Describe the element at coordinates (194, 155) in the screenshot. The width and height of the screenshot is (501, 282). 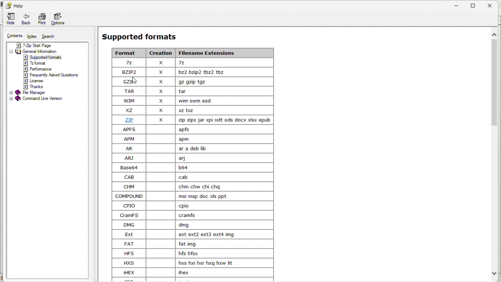
I see `Supported formats
l= [ x [= |
[ozez | x [ombmetzwe |
Lek |x Teepe
[me | x Jo
[we | x [wmswmesa |
Loe |x ewe
[ze [x [a oper oot ods docx xox epub |
[owes | Tae
[om [fom
[aw | feragww |
[ww | Jao
IEE CR
ICT EE
om | lcmcmwcnicna |
[como | [mmpawermpmt |
[oo | Jeo
canes | leans
[owe [fame
[ee | [etewewewm |
[rar [ferme ~~]
[ws | ose
[ws | [hominomamuie |
[owe [fee` at that location.